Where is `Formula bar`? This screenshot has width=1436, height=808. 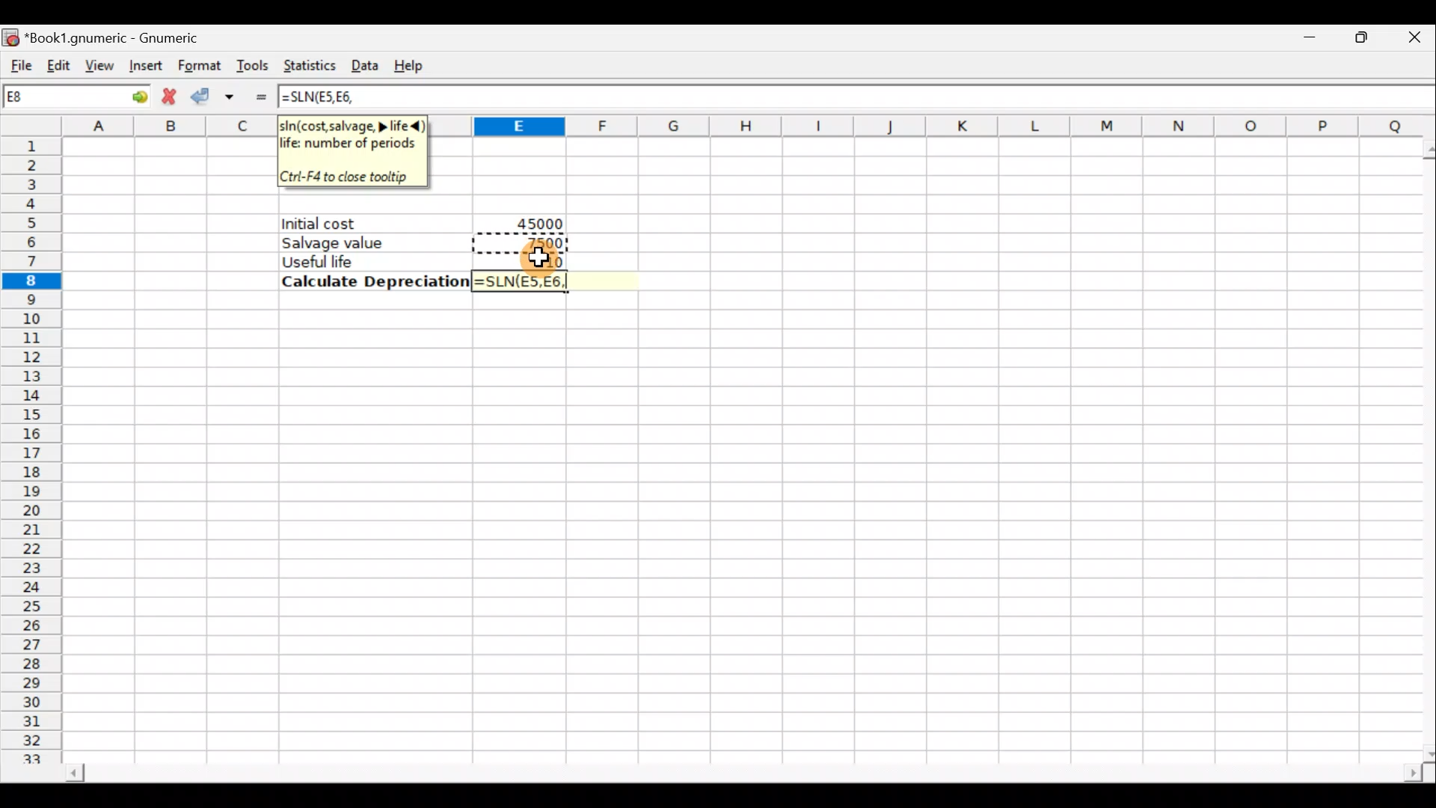 Formula bar is located at coordinates (906, 98).